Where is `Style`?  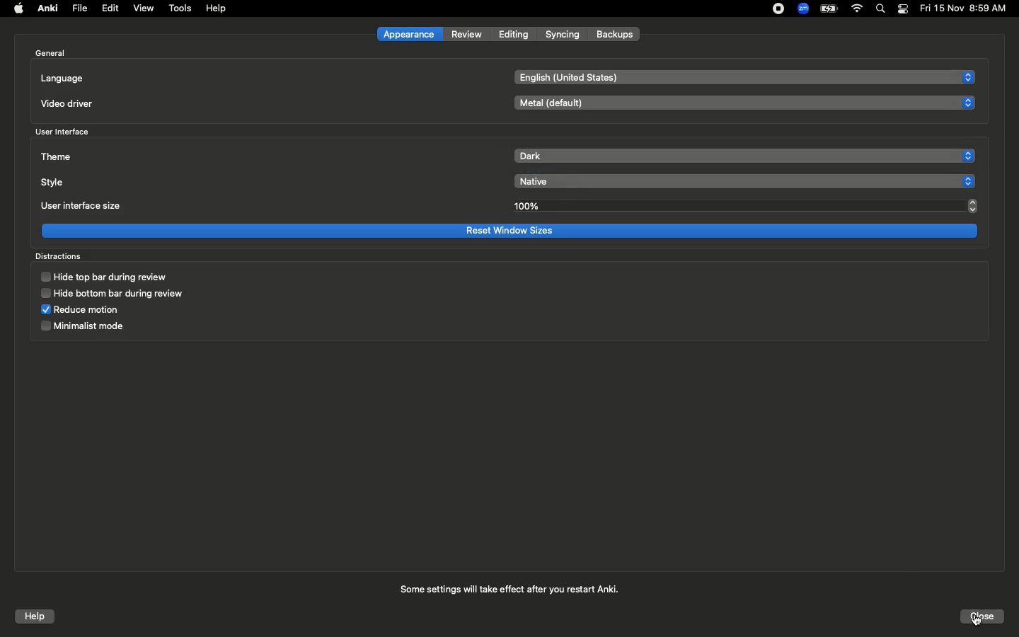 Style is located at coordinates (53, 183).